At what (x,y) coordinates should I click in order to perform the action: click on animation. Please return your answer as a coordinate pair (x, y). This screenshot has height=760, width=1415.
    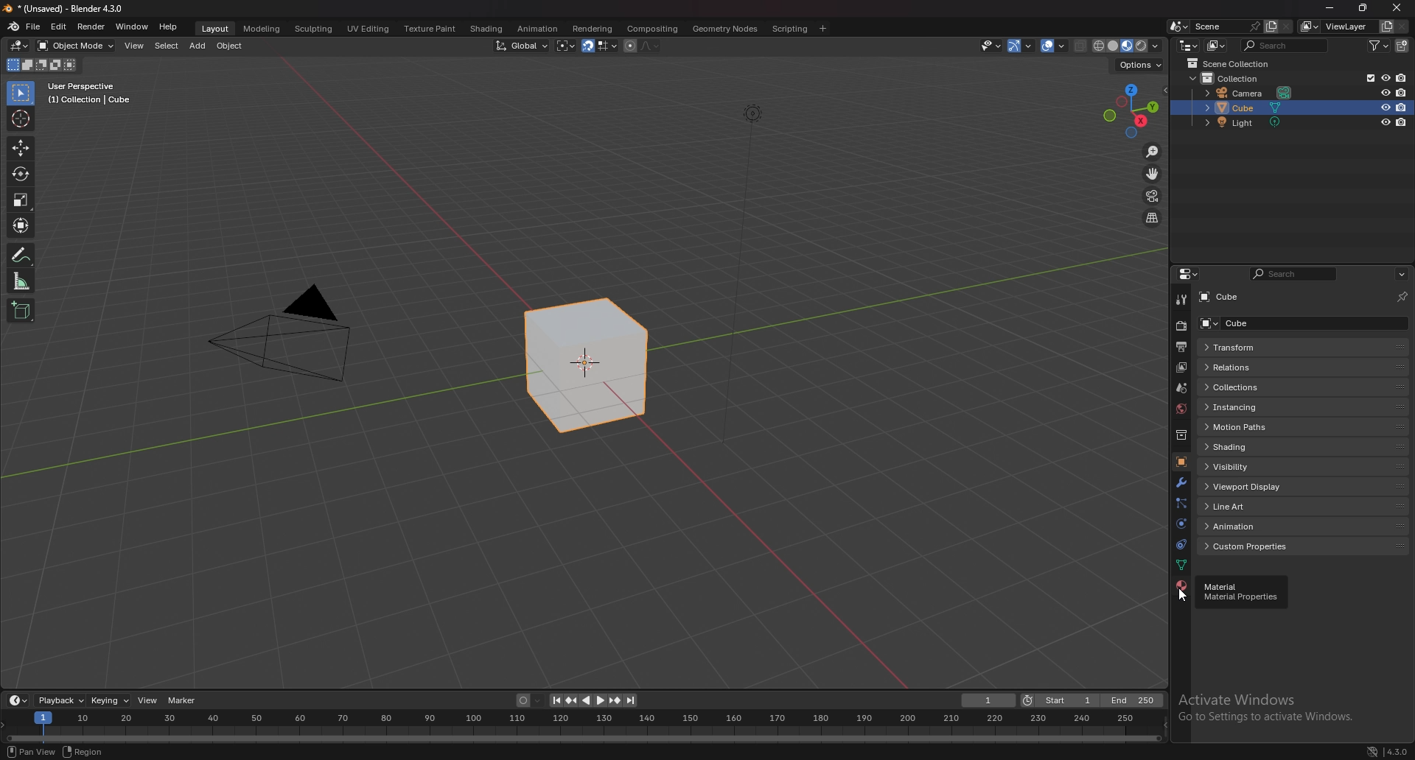
    Looking at the image, I should click on (537, 29).